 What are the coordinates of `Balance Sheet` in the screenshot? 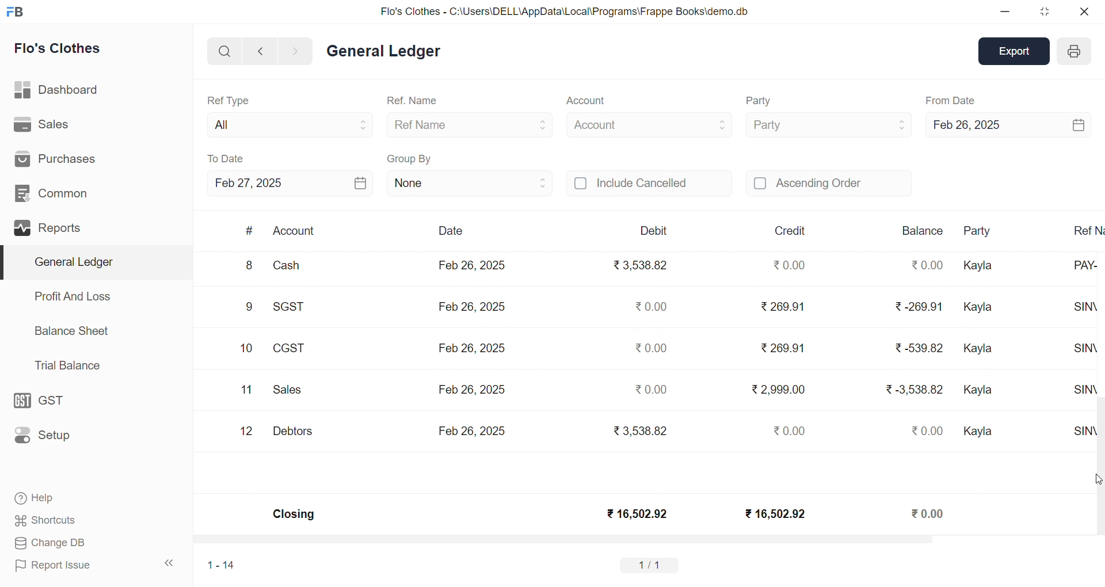 It's located at (73, 330).